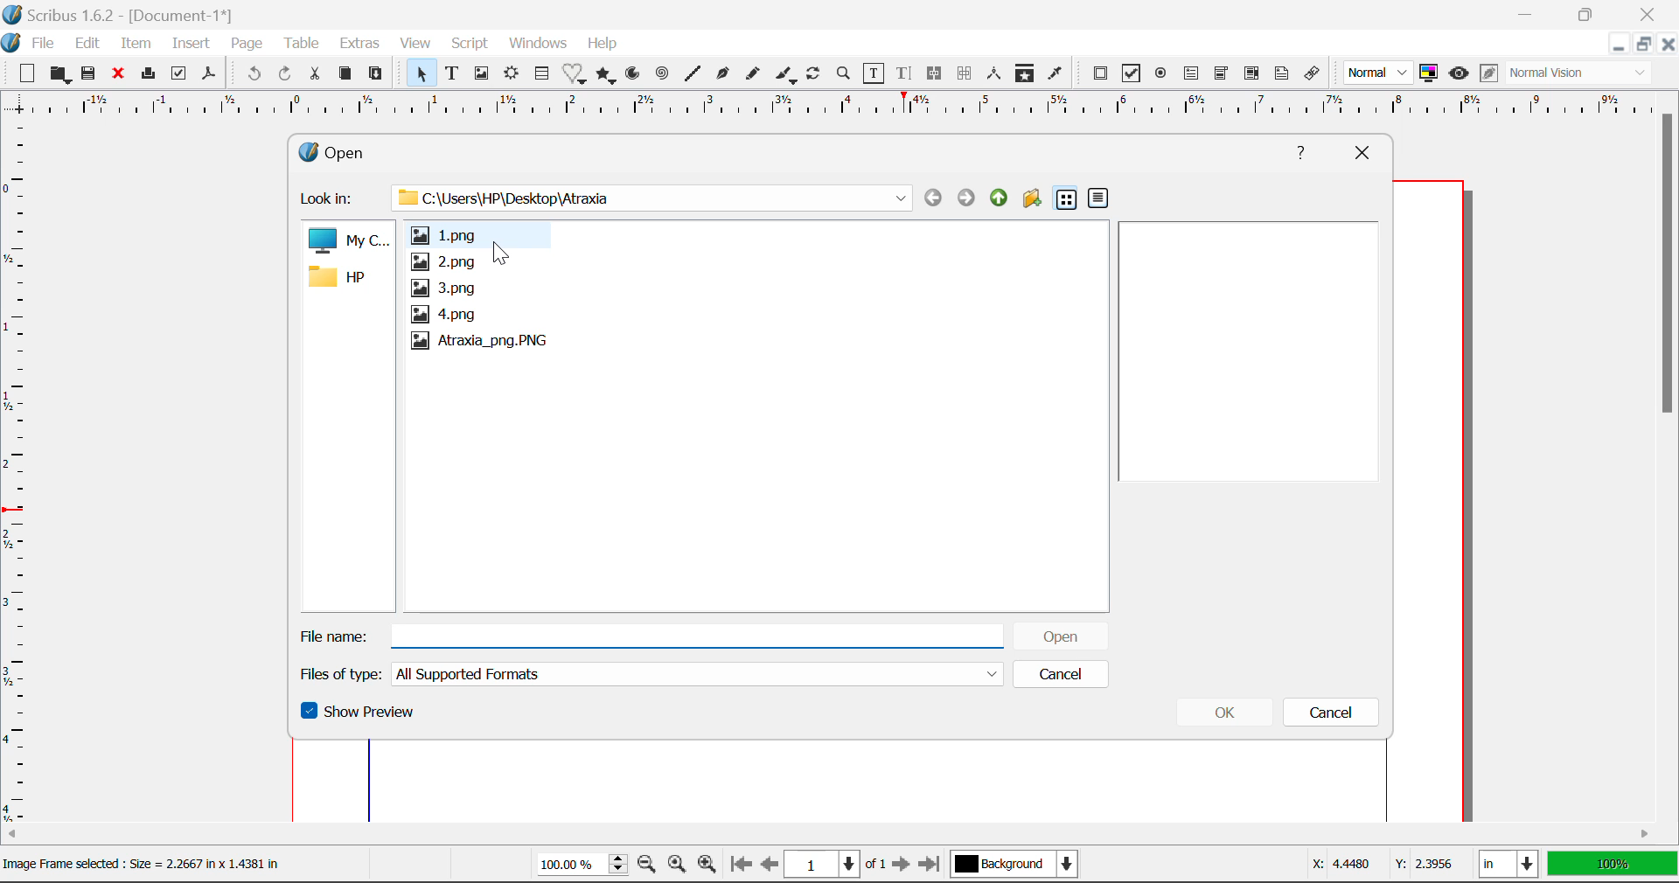 The width and height of the screenshot is (1679, 883). What do you see at coordinates (965, 198) in the screenshot?
I see `Next` at bounding box center [965, 198].